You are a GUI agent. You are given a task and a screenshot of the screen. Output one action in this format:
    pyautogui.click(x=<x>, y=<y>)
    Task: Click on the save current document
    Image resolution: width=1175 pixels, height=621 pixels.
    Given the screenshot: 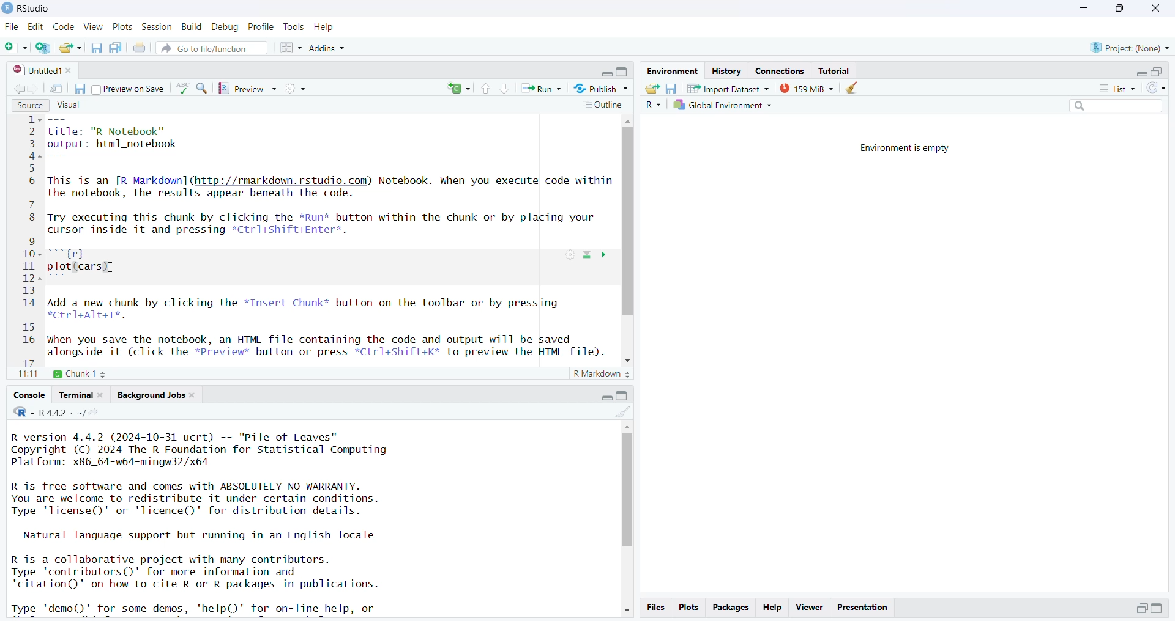 What is the action you would take?
    pyautogui.click(x=80, y=88)
    